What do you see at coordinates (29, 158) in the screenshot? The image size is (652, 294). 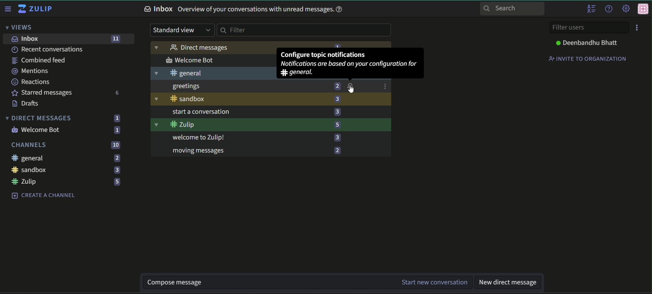 I see `General` at bounding box center [29, 158].